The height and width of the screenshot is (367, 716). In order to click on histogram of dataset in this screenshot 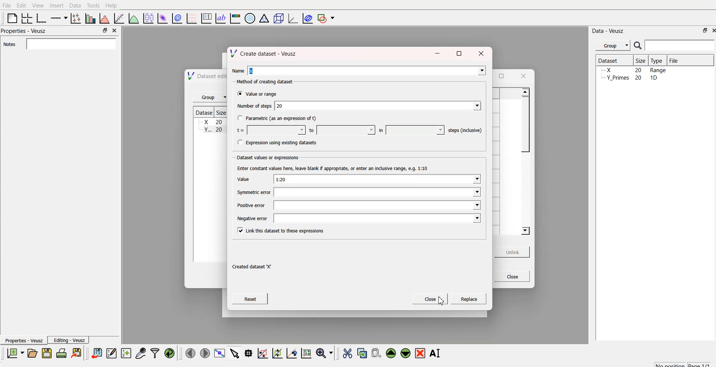, I will do `click(104, 19)`.